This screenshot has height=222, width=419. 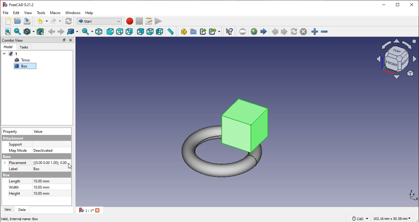 I want to click on start page, so click(x=264, y=31).